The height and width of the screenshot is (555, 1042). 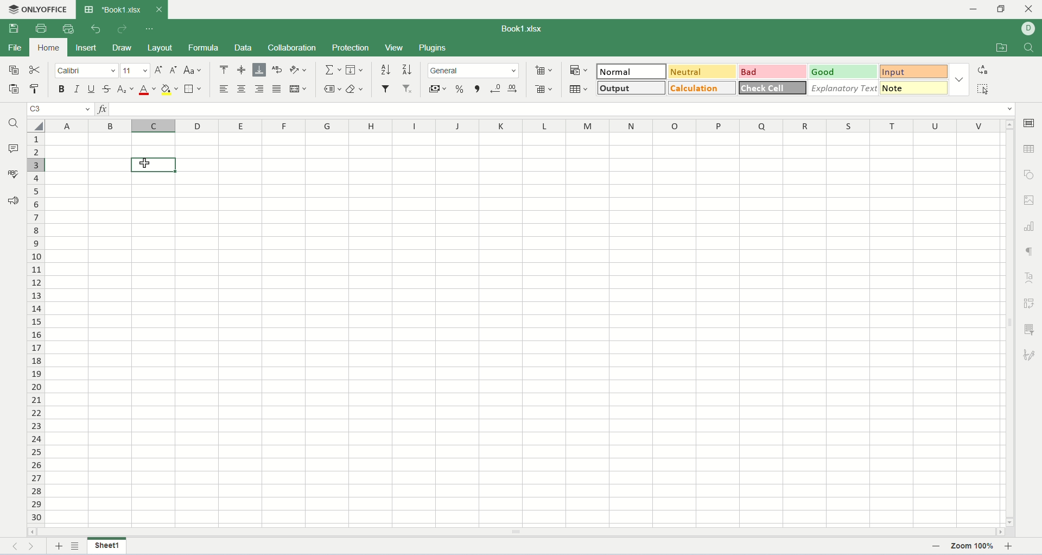 I want to click on input, so click(x=914, y=71).